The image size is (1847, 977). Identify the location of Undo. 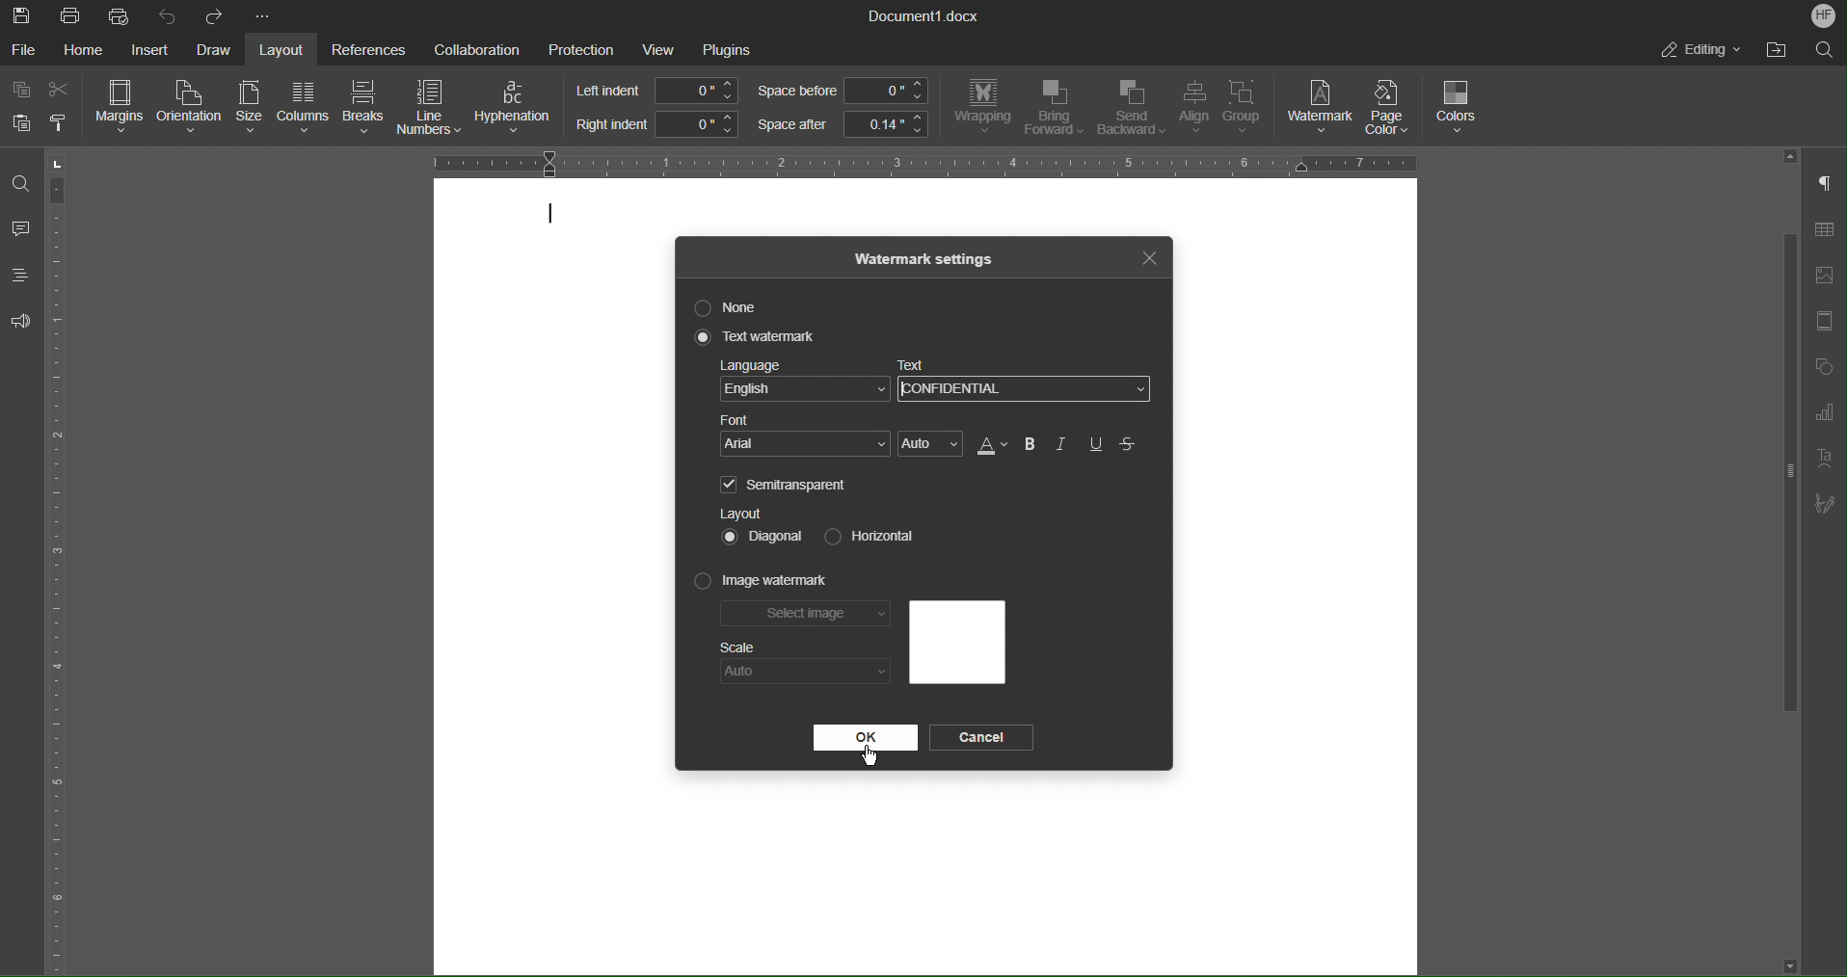
(168, 15).